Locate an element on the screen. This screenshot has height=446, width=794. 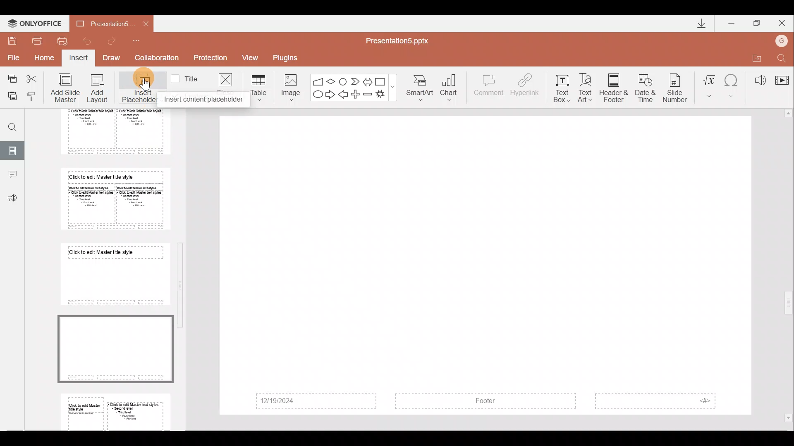
Document name is located at coordinates (99, 23).